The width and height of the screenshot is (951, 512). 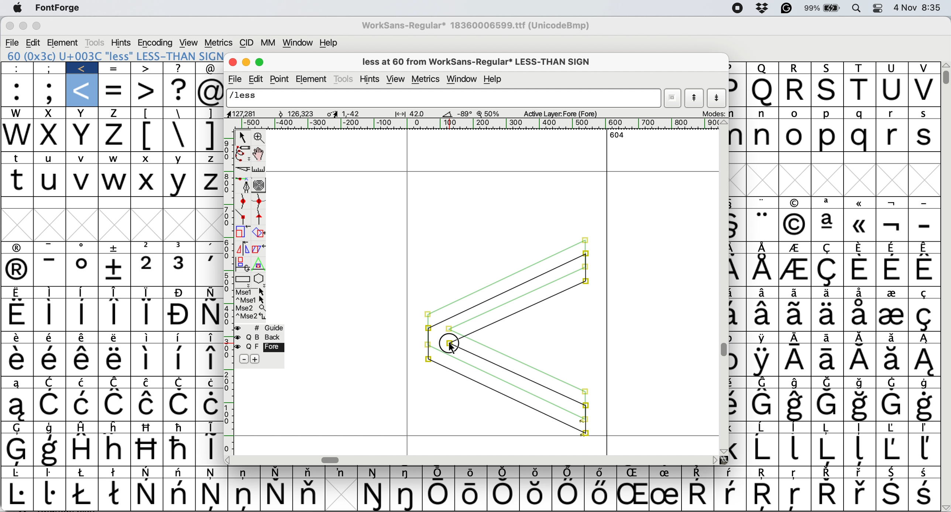 What do you see at coordinates (762, 68) in the screenshot?
I see `q` at bounding box center [762, 68].